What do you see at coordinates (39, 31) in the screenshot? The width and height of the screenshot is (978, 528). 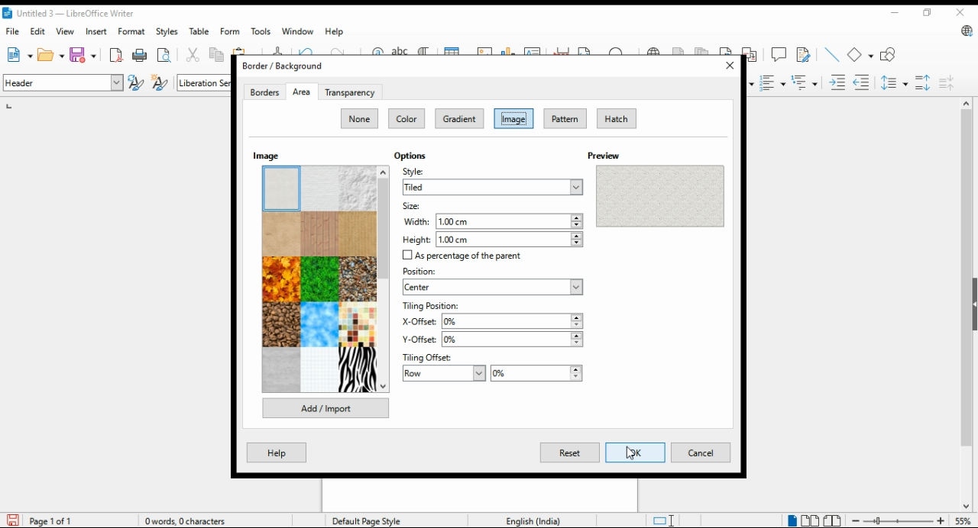 I see `dit` at bounding box center [39, 31].